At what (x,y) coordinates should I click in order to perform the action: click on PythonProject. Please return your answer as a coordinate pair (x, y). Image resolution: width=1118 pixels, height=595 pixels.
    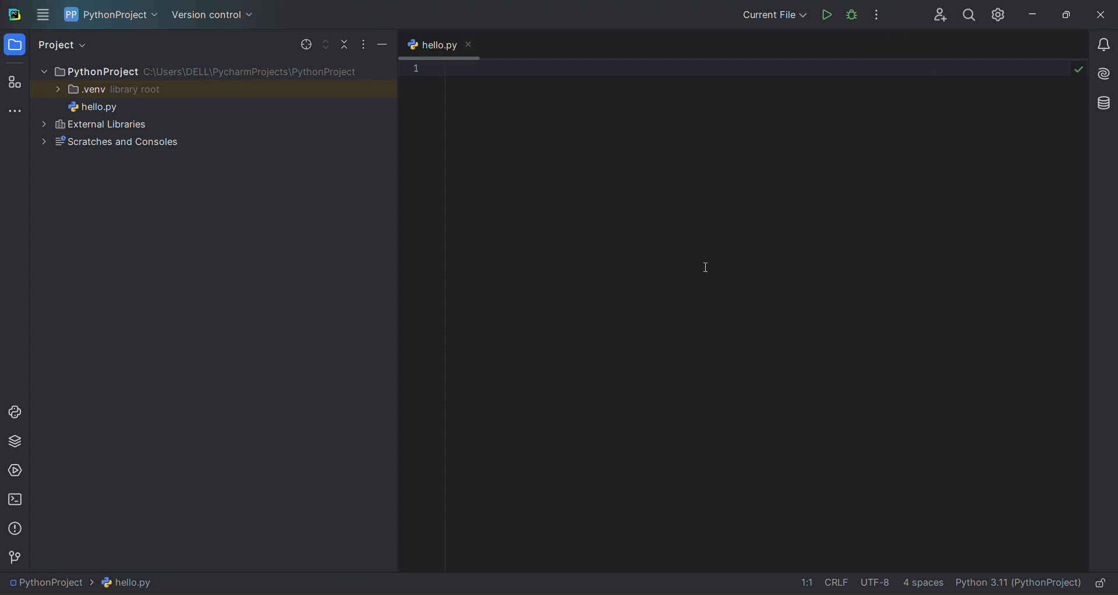
    Looking at the image, I should click on (214, 72).